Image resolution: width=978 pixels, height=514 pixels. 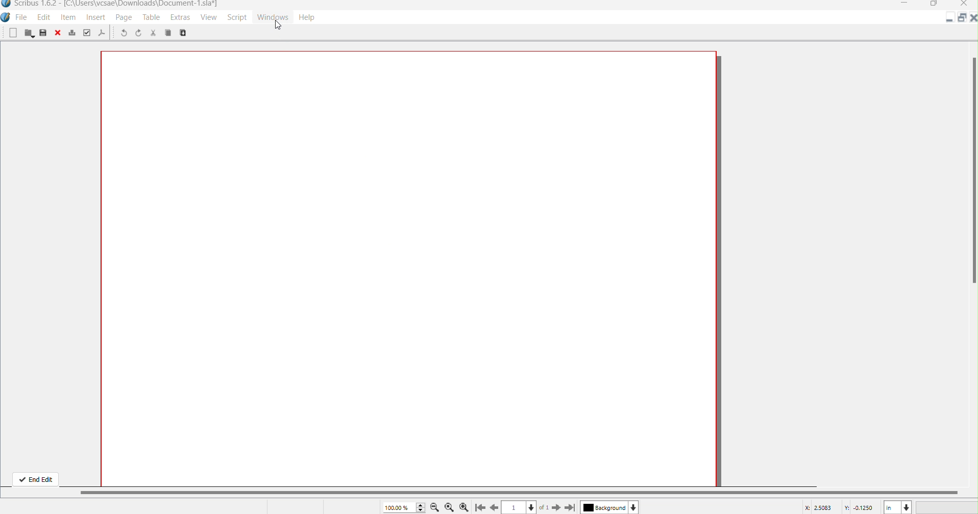 What do you see at coordinates (187, 33) in the screenshot?
I see `copy` at bounding box center [187, 33].